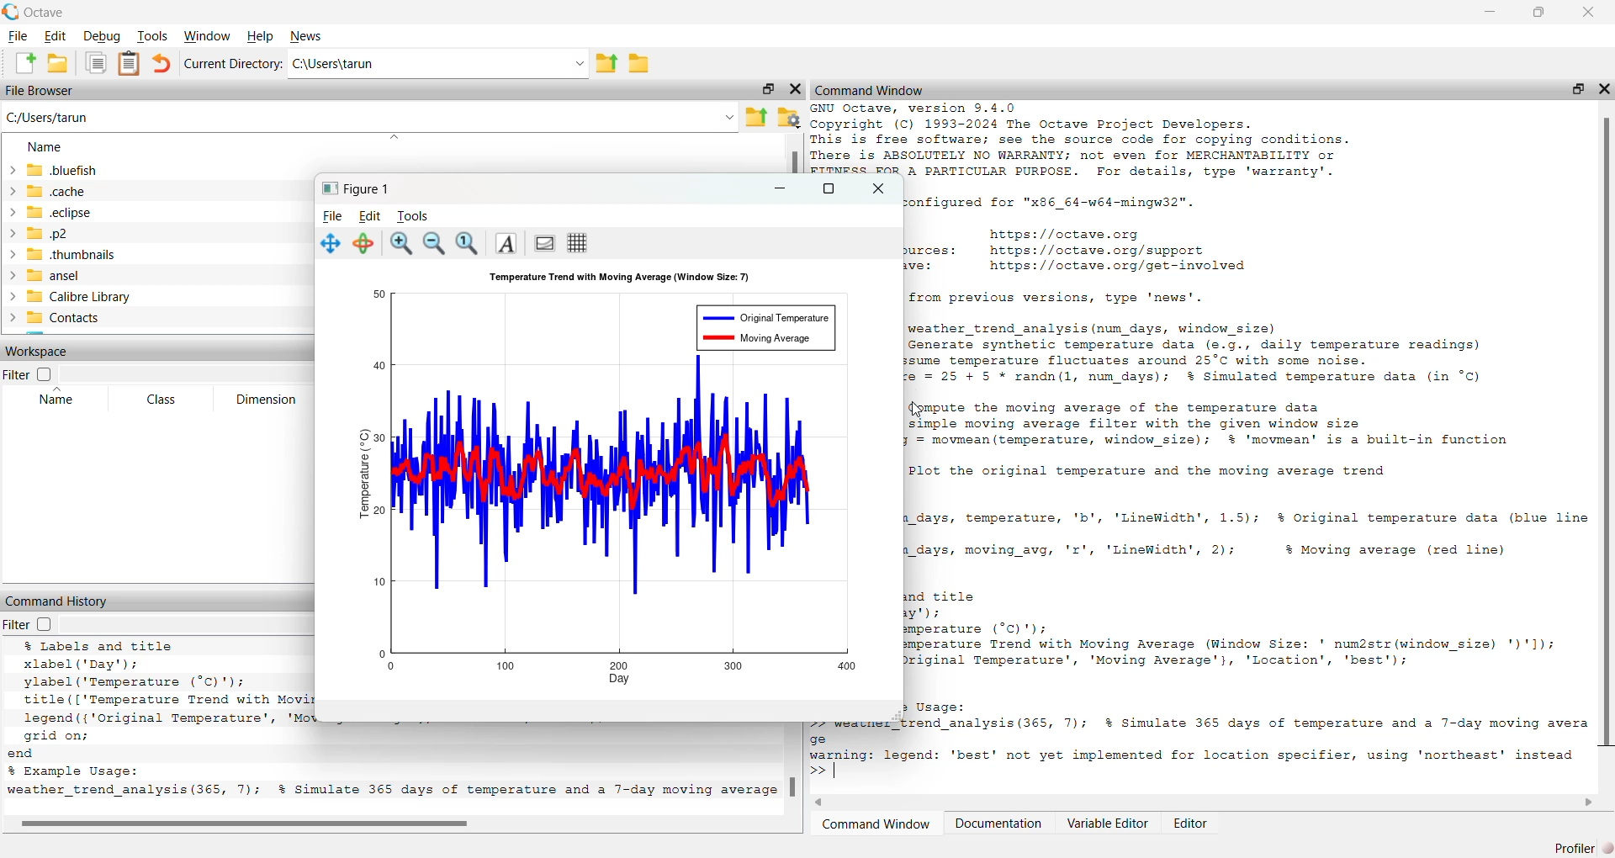  Describe the element at coordinates (356, 192) in the screenshot. I see `Figure1` at that location.